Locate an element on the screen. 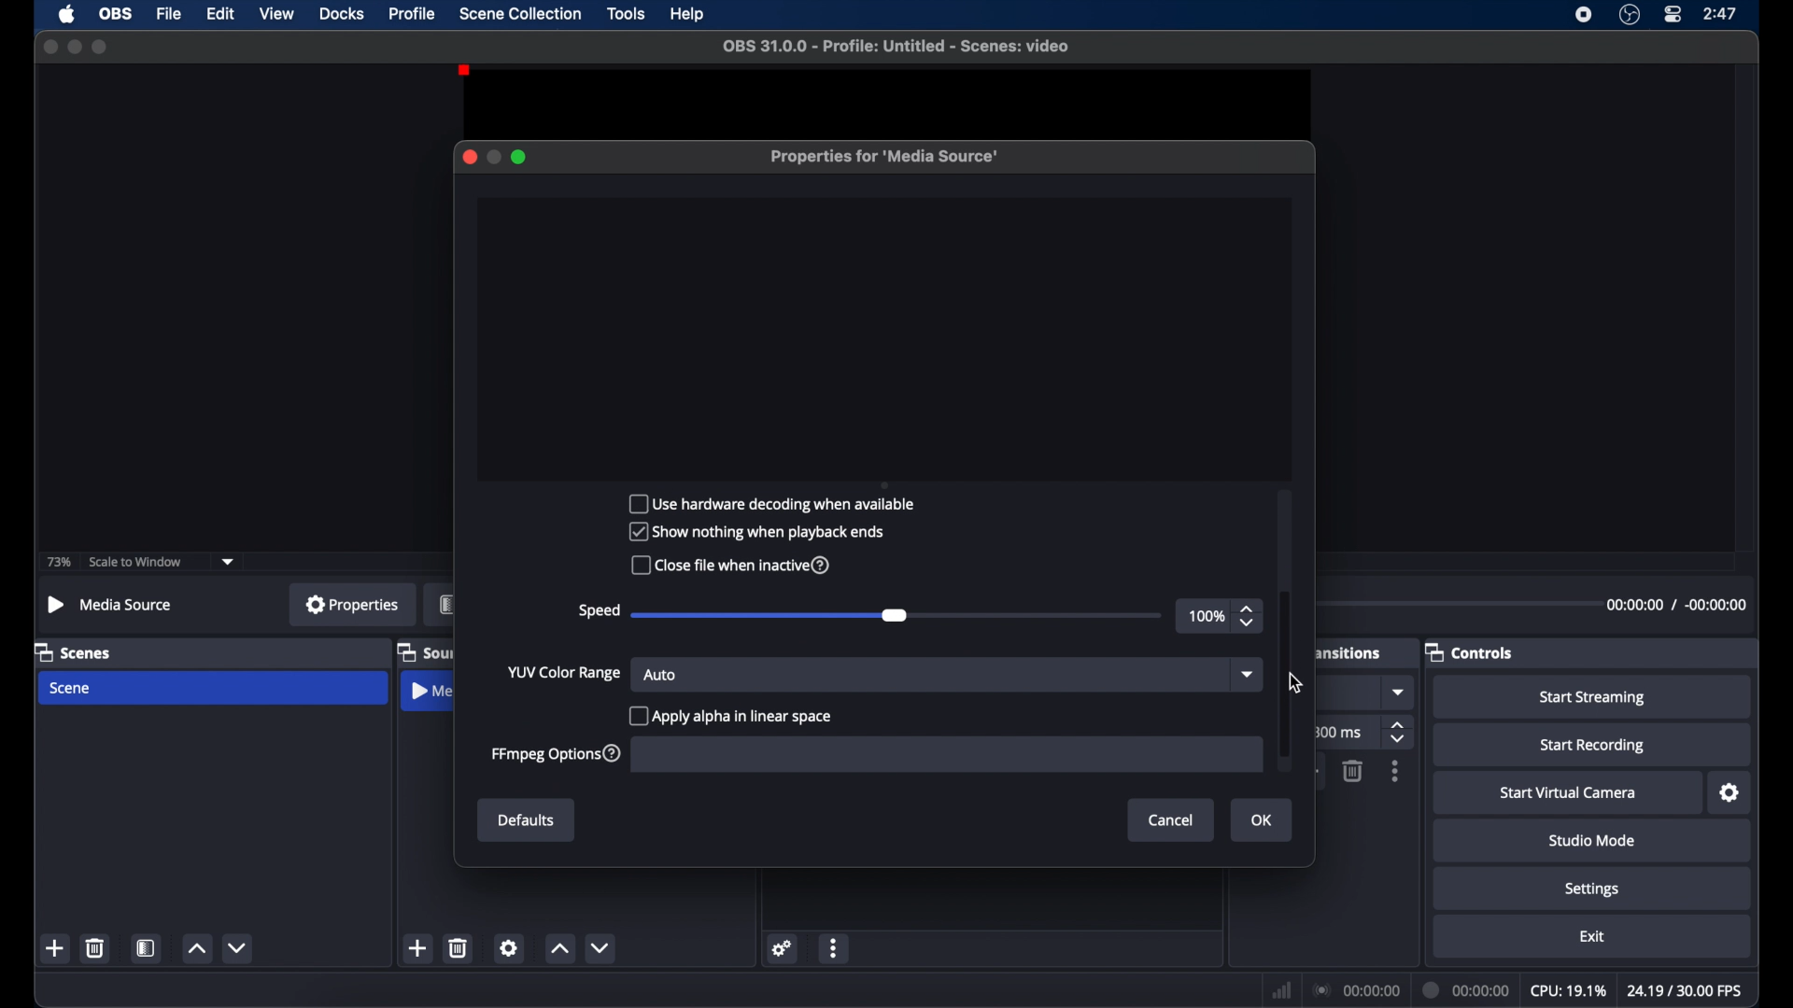  properties for media source is located at coordinates (887, 157).